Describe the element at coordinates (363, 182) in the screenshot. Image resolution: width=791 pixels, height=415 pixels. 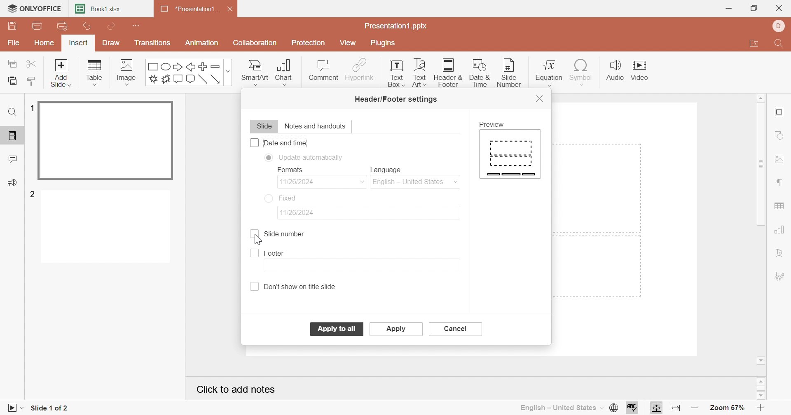
I see `Drop down` at that location.